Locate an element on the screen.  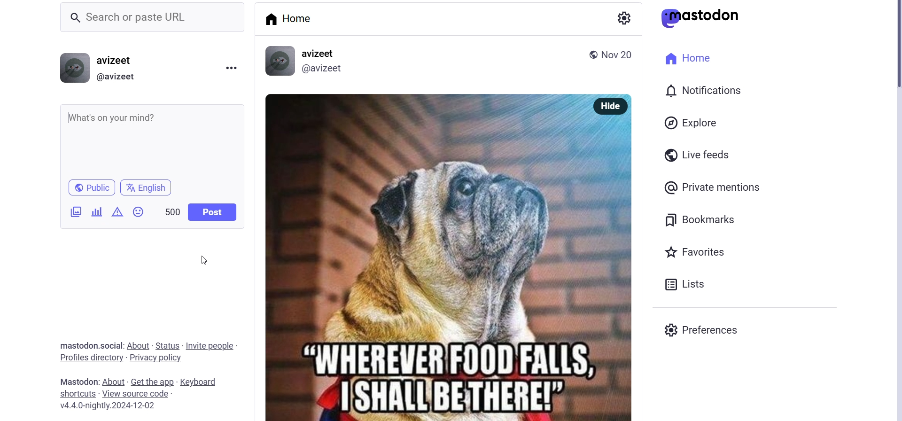
public post is located at coordinates (589, 54).